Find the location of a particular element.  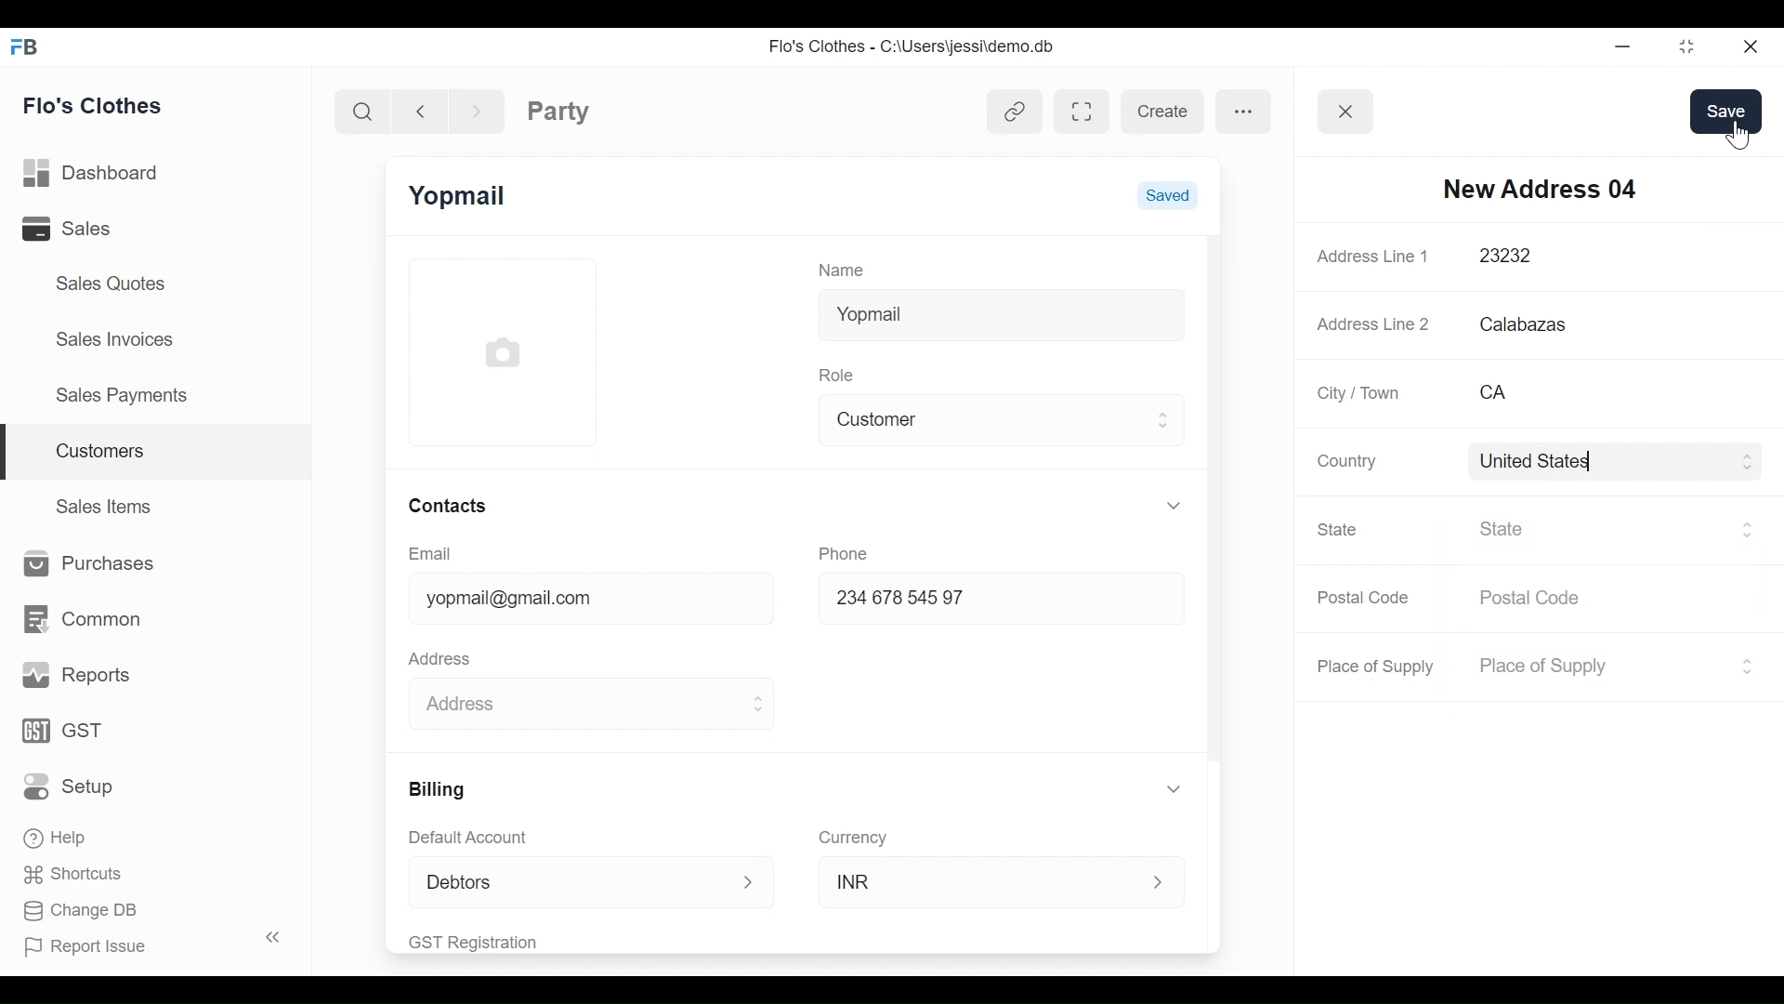

Expand is located at coordinates (1165, 419).